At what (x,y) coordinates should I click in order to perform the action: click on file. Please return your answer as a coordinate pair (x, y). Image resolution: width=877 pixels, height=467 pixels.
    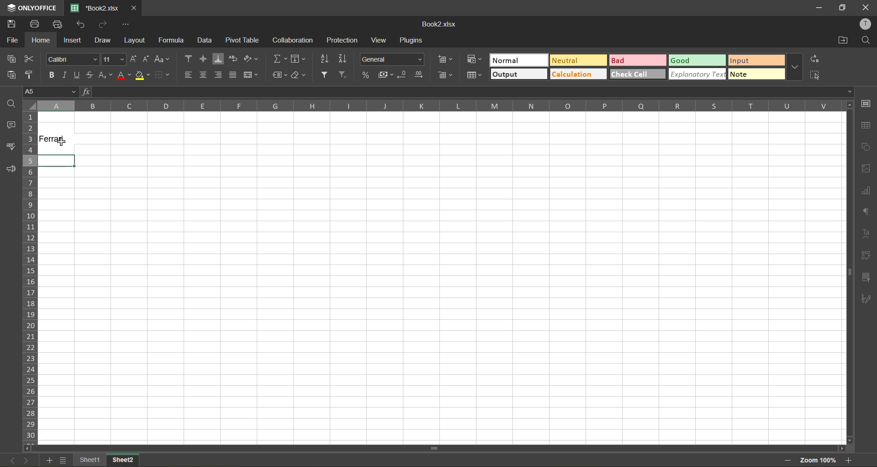
    Looking at the image, I should click on (12, 39).